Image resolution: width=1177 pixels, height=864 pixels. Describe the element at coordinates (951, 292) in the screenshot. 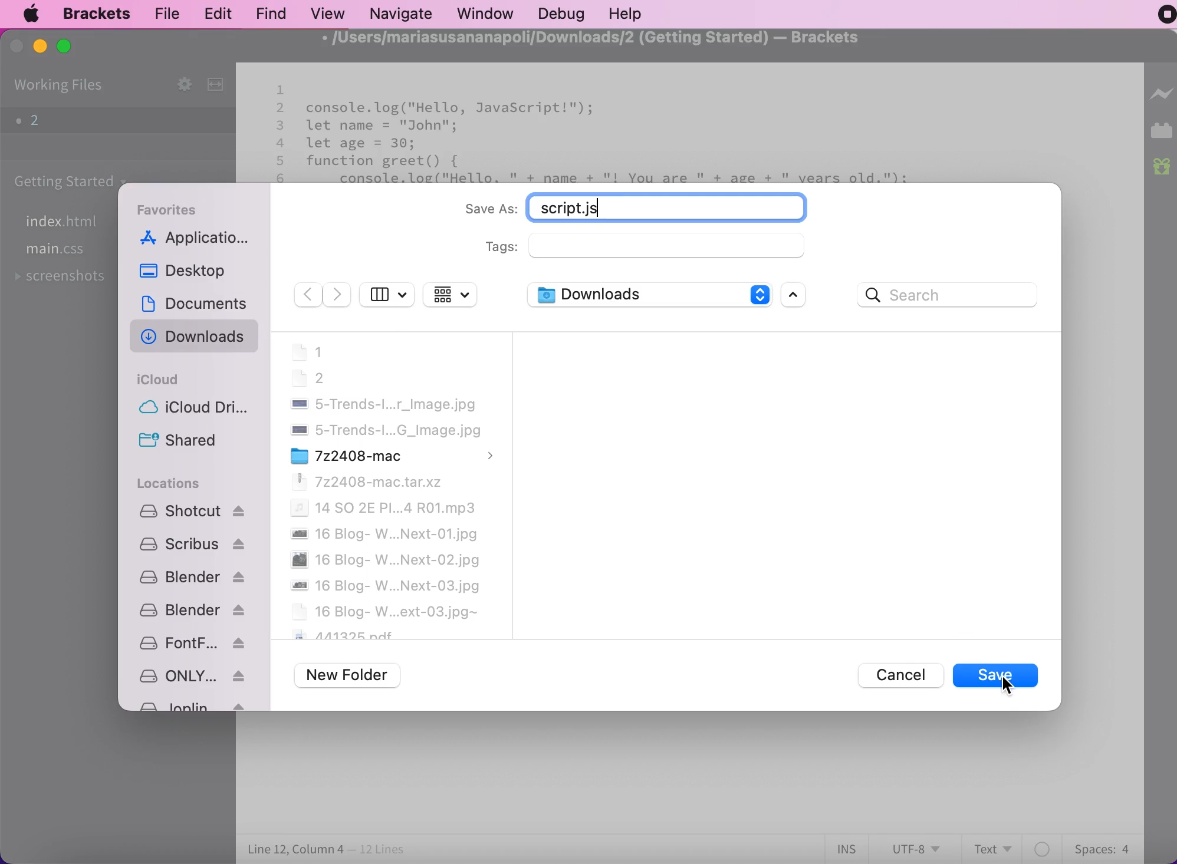

I see `search` at that location.